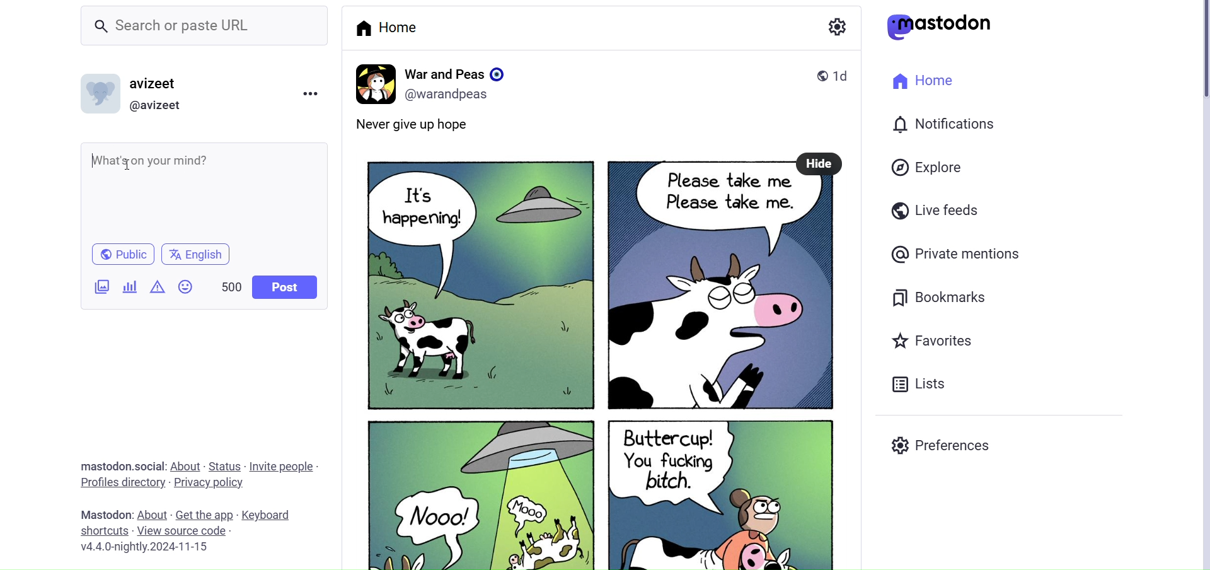 The image size is (1210, 570). Describe the element at coordinates (596, 373) in the screenshot. I see `Post` at that location.